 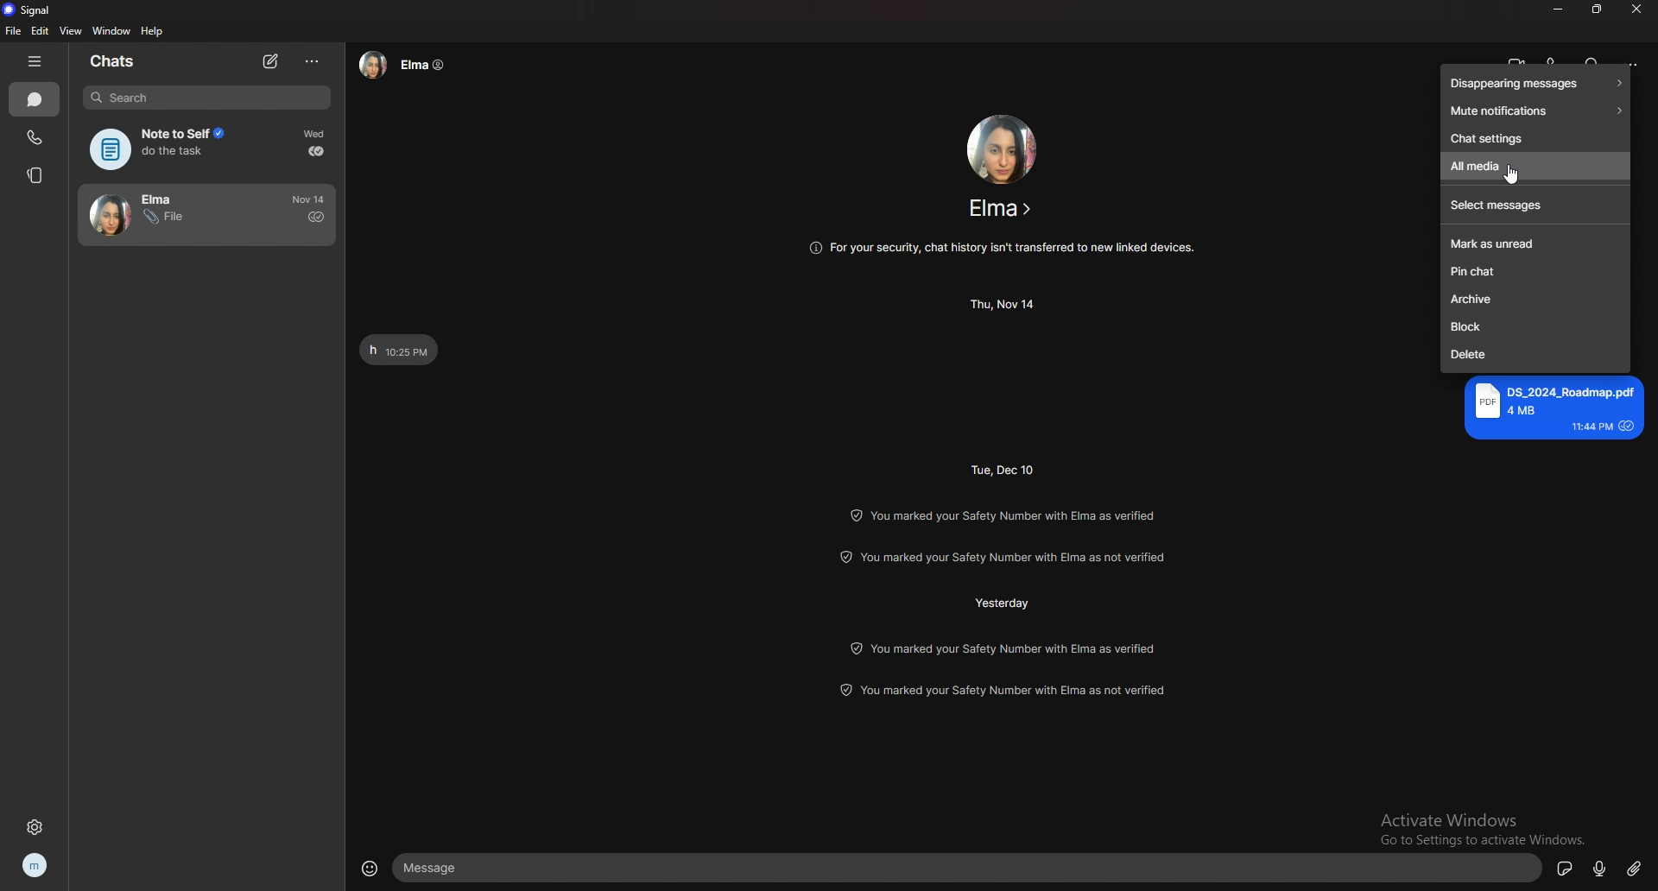 I want to click on text, so click(x=399, y=350).